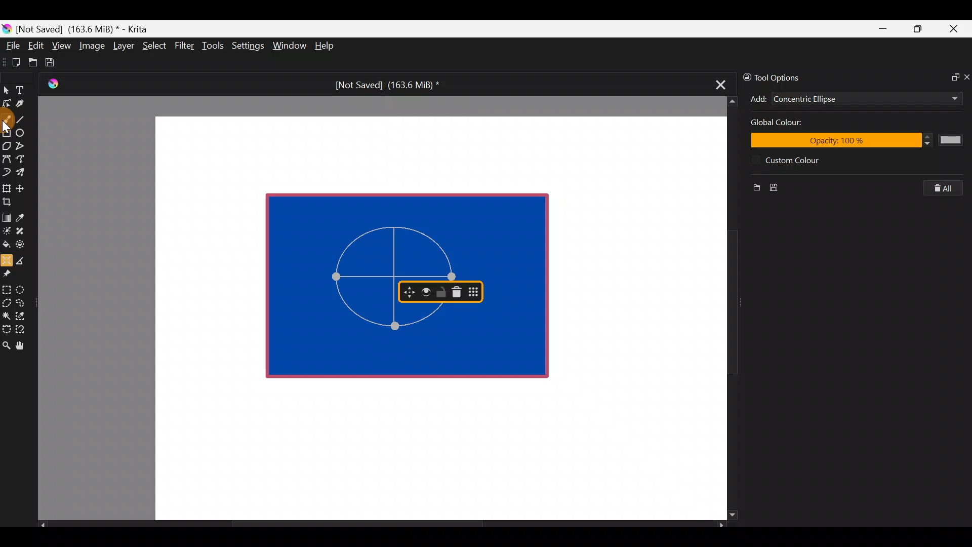 The image size is (972, 547). I want to click on [Not Saved] (163.6 MiB) *, so click(383, 85).